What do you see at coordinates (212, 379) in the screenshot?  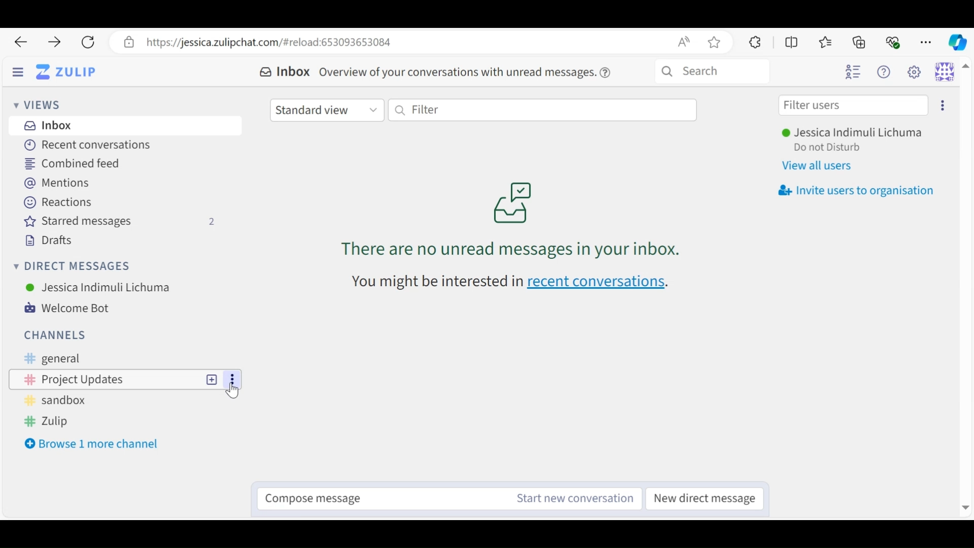 I see `New Topic` at bounding box center [212, 379].